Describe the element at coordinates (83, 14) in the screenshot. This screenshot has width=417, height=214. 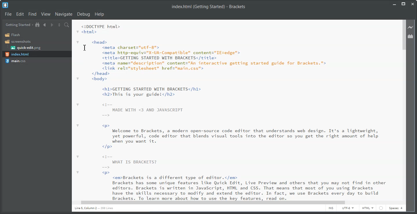
I see `Debug` at that location.